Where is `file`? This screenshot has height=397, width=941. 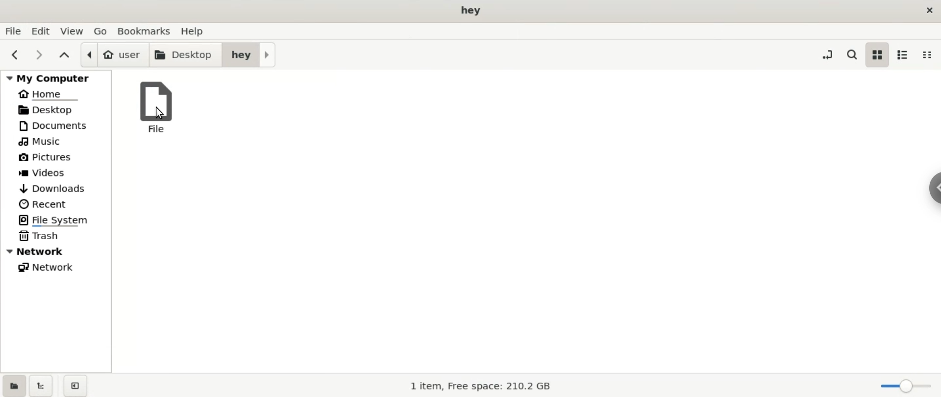 file is located at coordinates (160, 106).